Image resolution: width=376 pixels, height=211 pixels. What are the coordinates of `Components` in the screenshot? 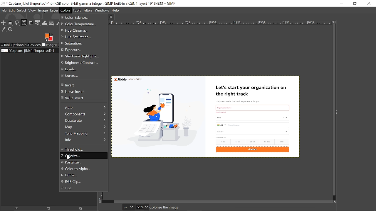 It's located at (84, 115).